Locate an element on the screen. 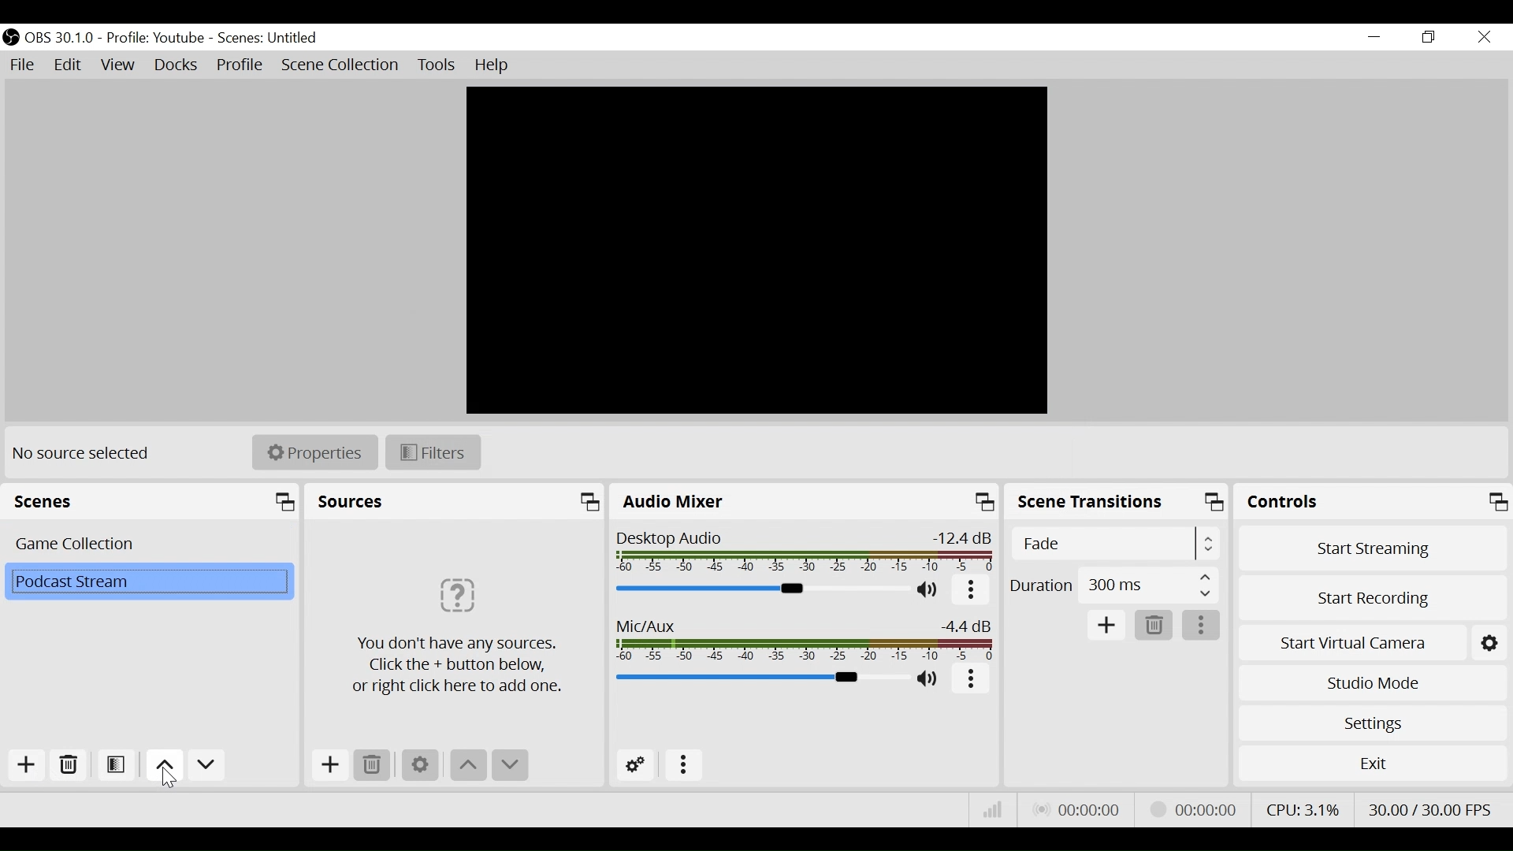 The image size is (1513, 851). Move down is located at coordinates (206, 767).